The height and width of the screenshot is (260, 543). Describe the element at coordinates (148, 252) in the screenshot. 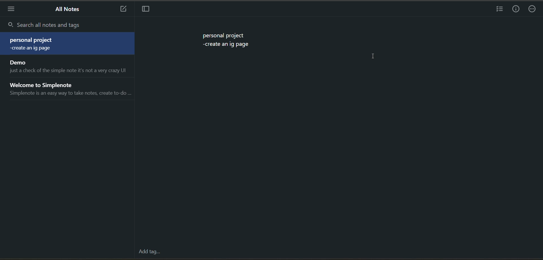

I see `add tag` at that location.